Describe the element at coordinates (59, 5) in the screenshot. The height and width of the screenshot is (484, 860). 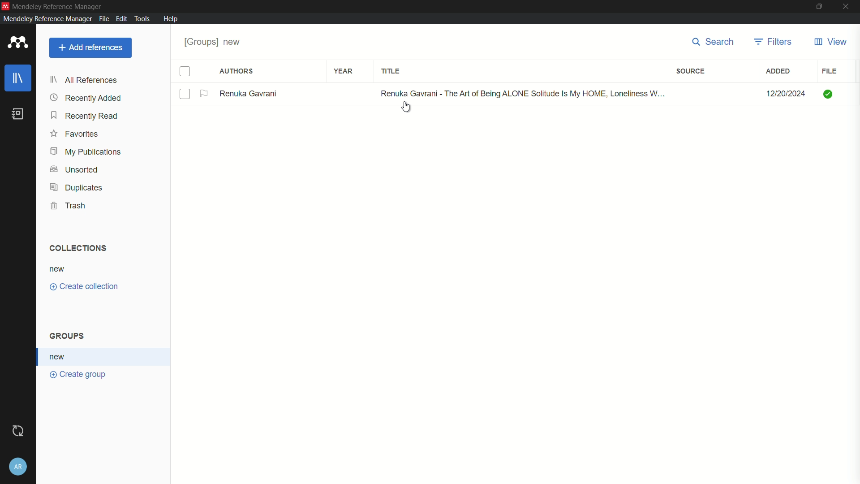
I see `app name` at that location.